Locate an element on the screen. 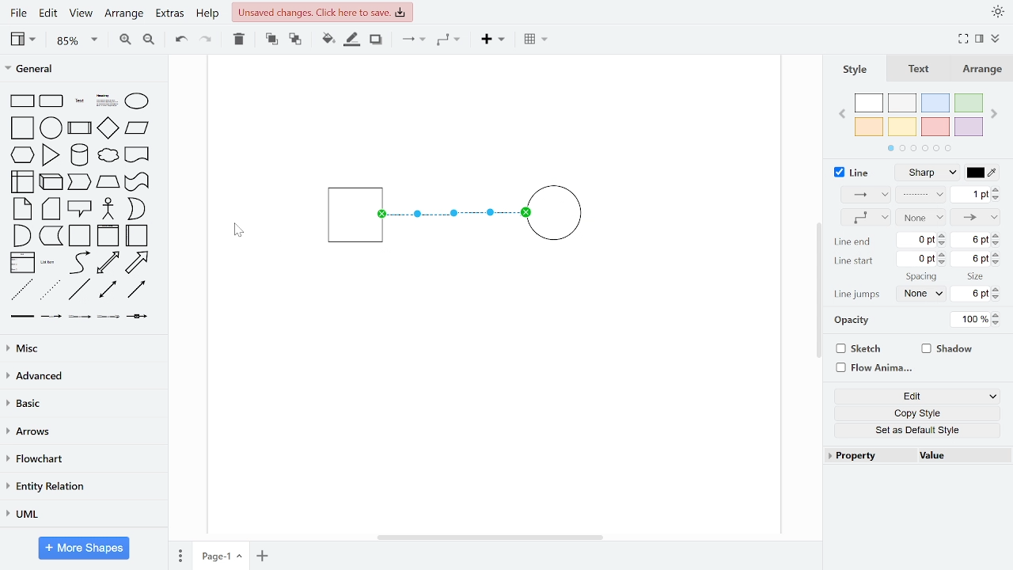 The image size is (1013, 570). horizontal scrollbar is located at coordinates (492, 537).